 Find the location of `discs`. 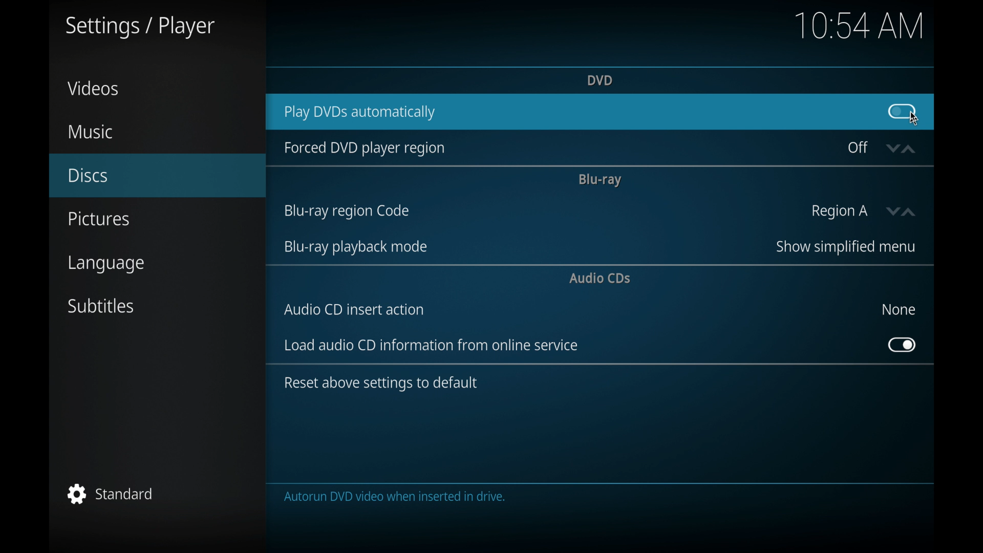

discs is located at coordinates (88, 176).